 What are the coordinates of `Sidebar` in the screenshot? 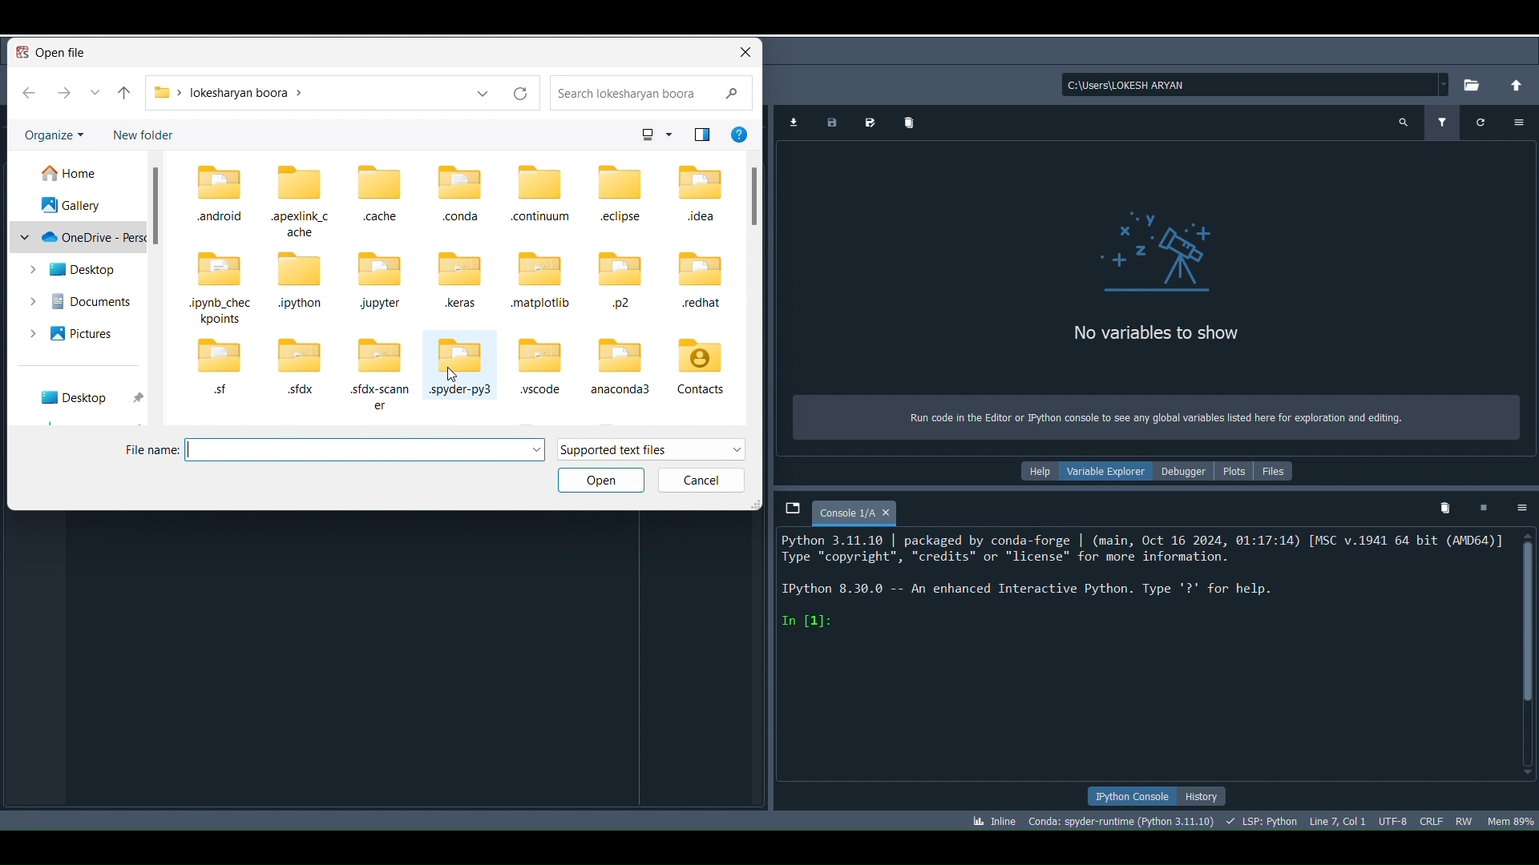 It's located at (752, 280).